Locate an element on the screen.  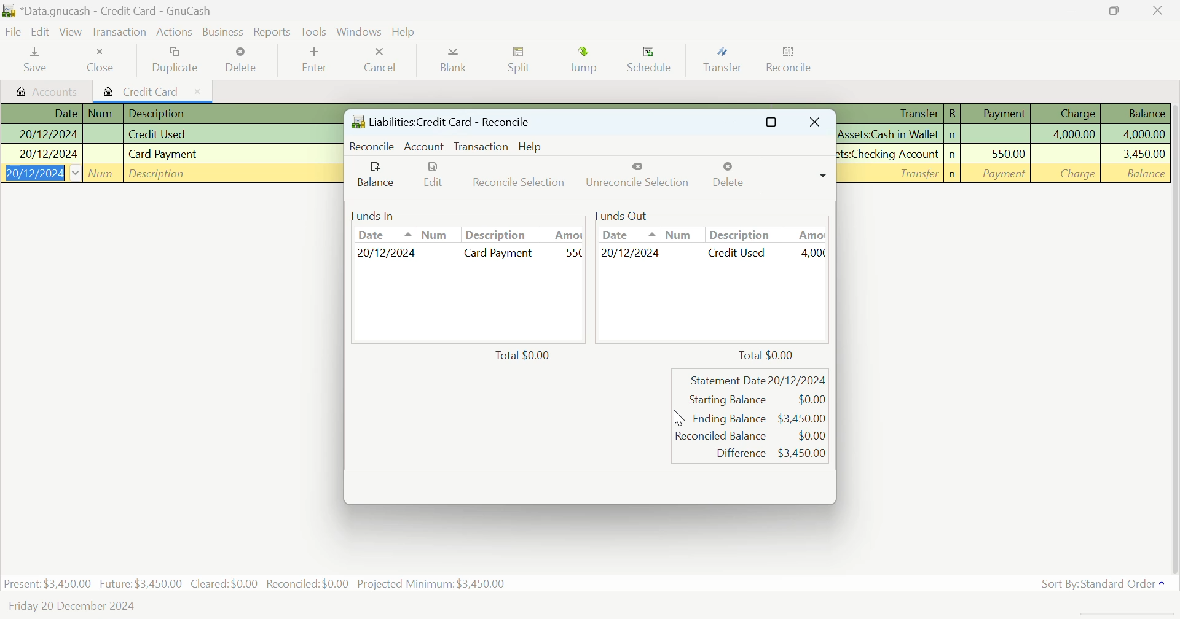
Funds Out Selection is located at coordinates (712, 225).